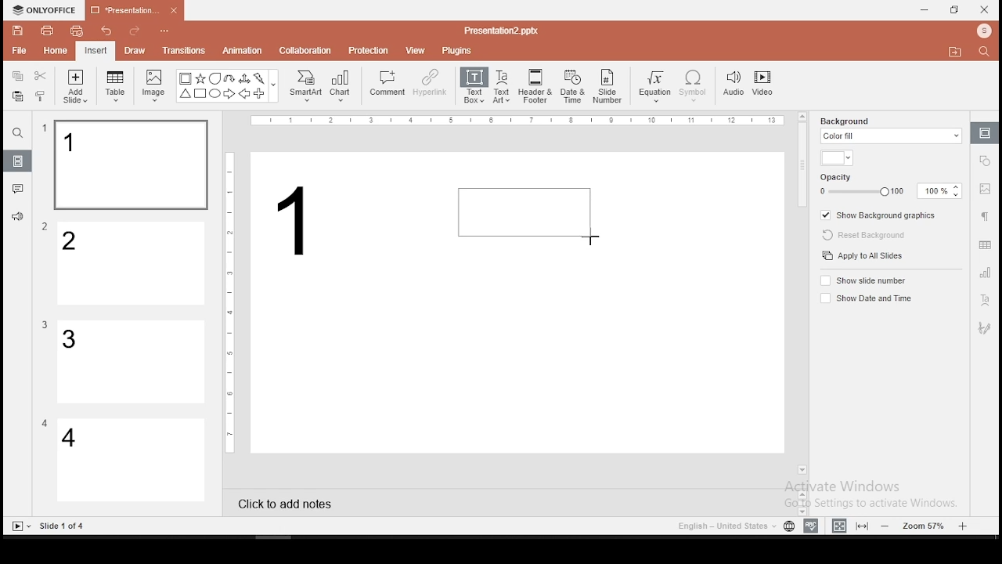  I want to click on symbol, so click(693, 87).